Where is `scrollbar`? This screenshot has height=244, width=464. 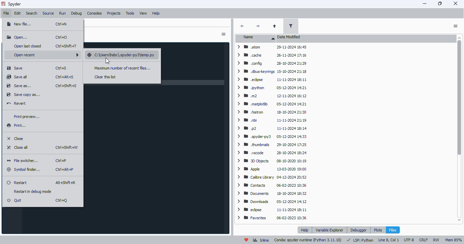
scrollbar is located at coordinates (459, 129).